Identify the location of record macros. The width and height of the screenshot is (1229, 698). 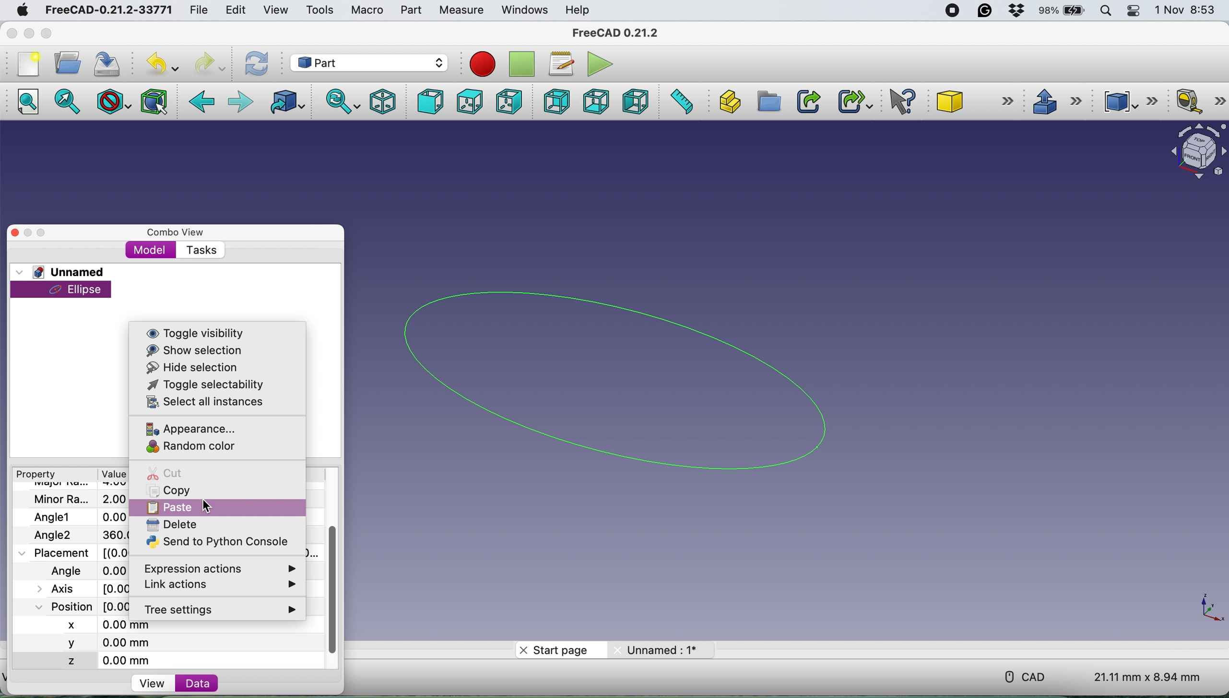
(482, 63).